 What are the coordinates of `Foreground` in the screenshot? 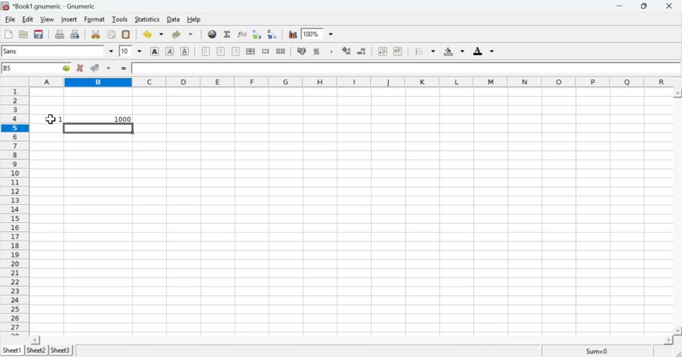 It's located at (485, 51).